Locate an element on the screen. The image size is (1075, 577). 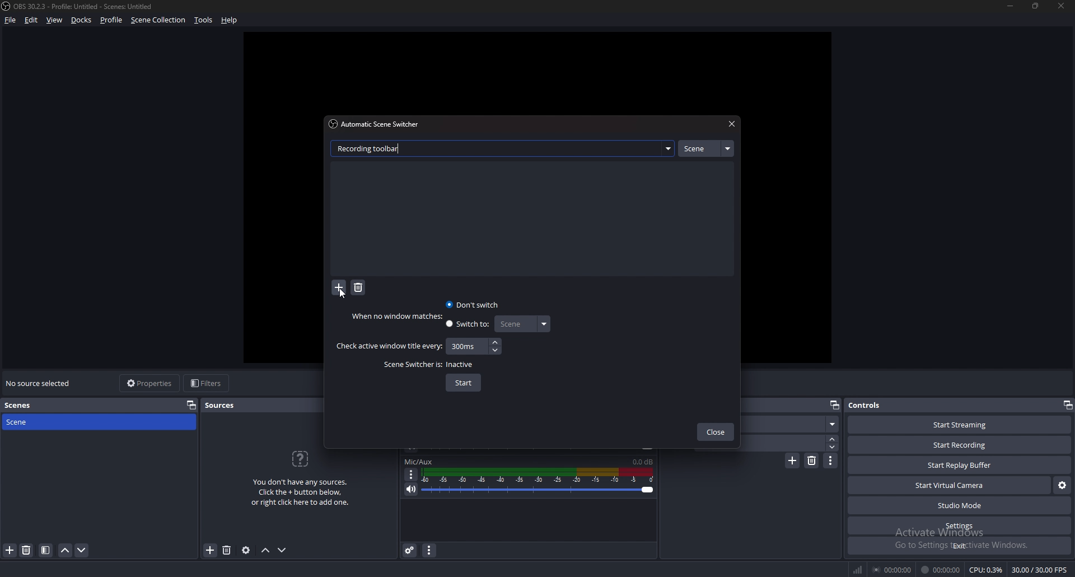
cpu is located at coordinates (986, 570).